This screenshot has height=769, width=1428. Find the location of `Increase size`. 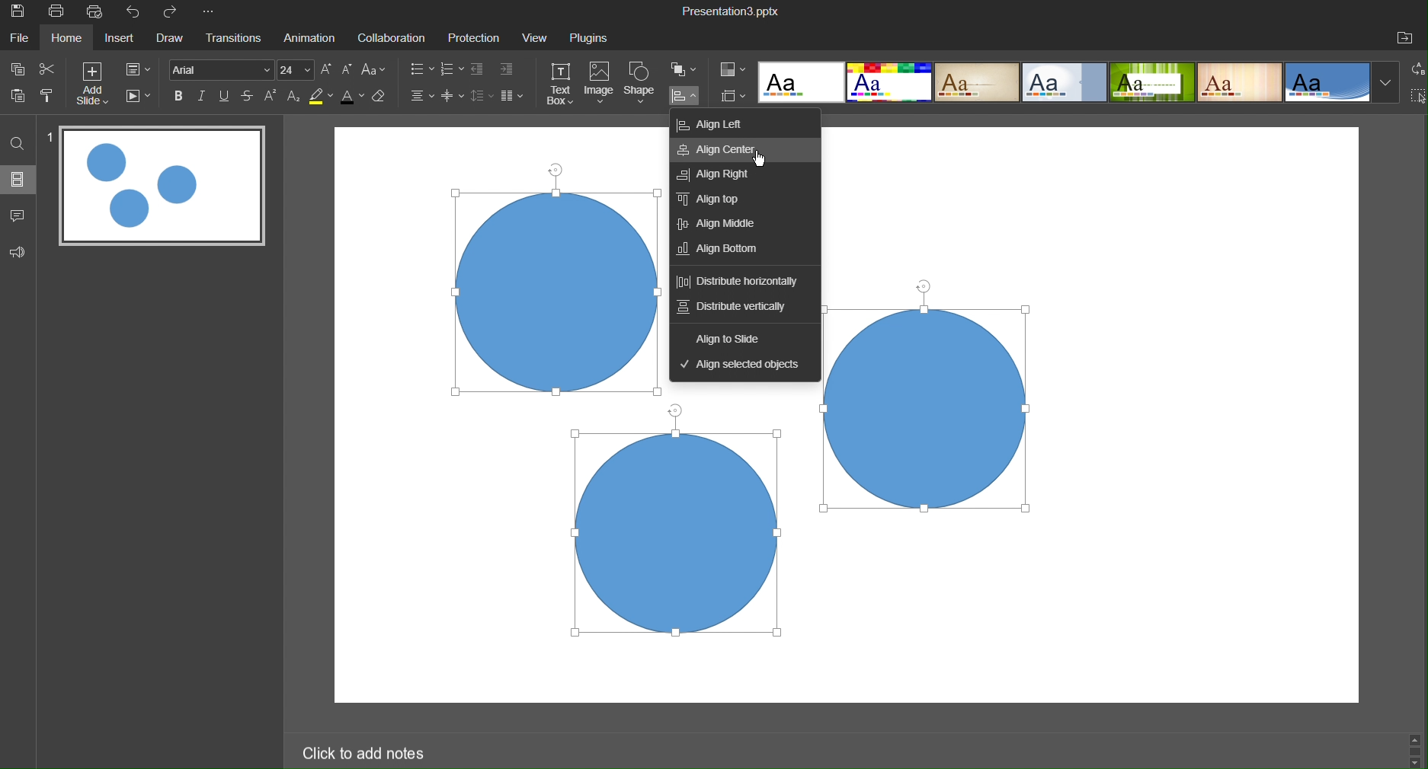

Increase size is located at coordinates (327, 69).